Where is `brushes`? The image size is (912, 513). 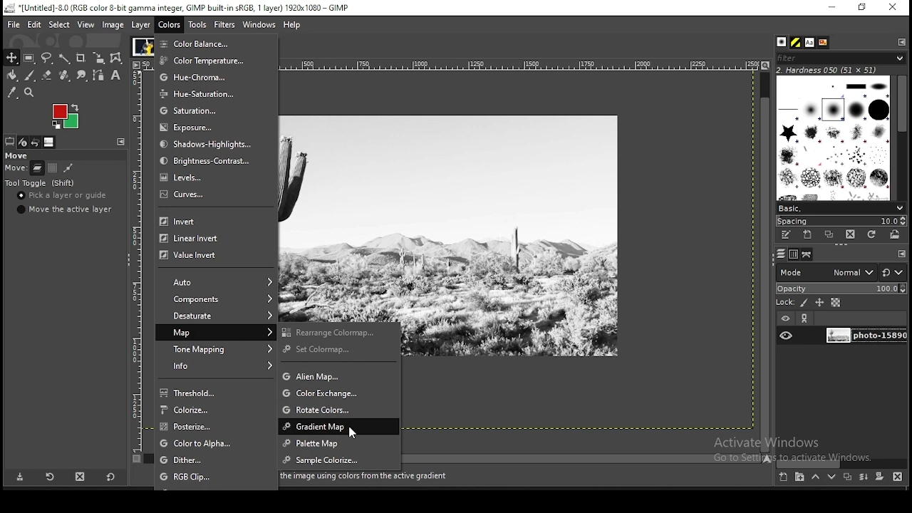
brushes is located at coordinates (783, 42).